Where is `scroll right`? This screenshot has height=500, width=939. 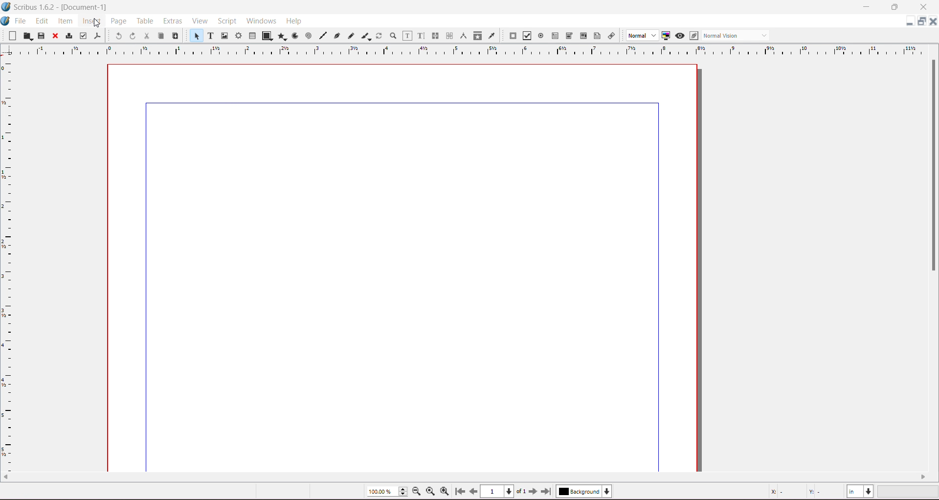 scroll right is located at coordinates (927, 477).